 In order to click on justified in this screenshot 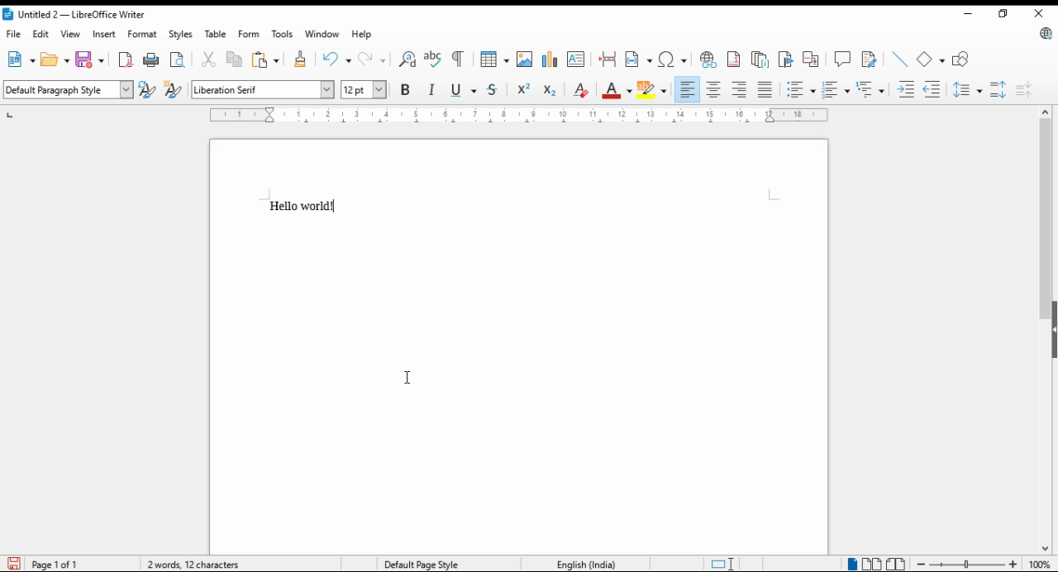, I will do `click(767, 90)`.